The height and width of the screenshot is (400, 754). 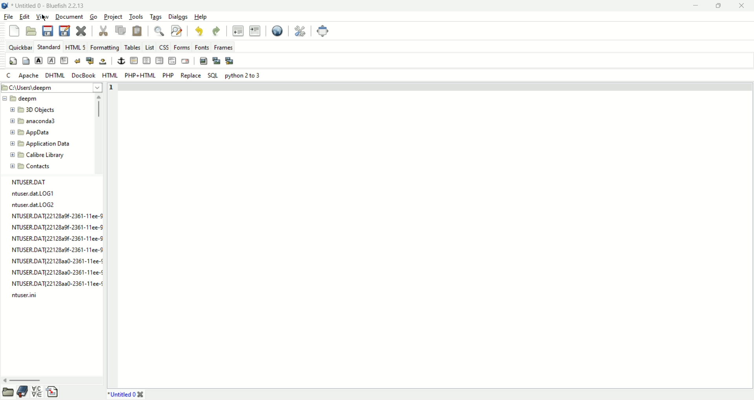 What do you see at coordinates (180, 46) in the screenshot?
I see `forms` at bounding box center [180, 46].